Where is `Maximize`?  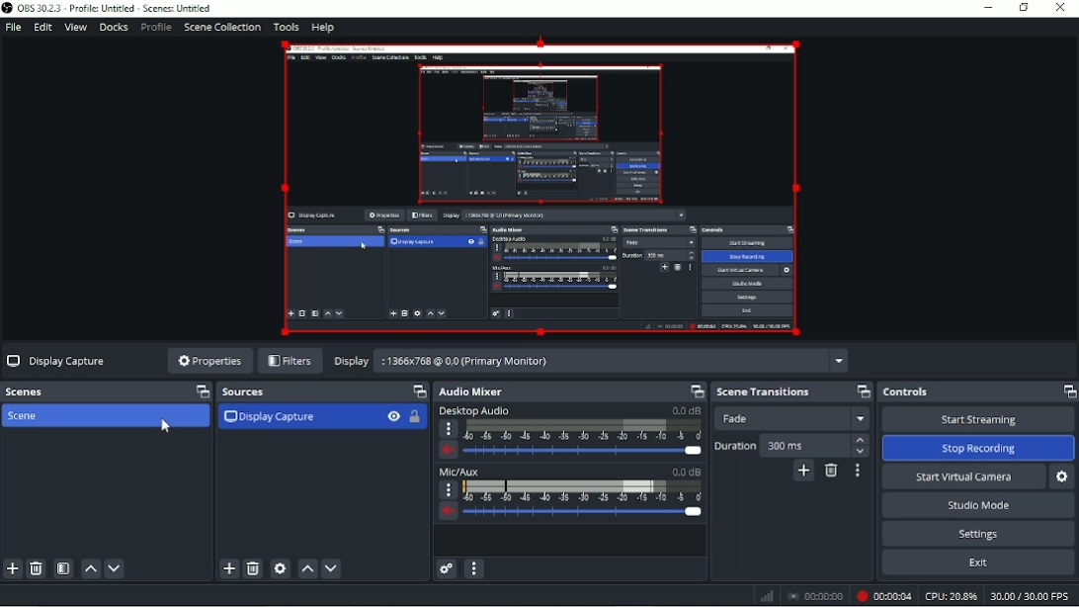
Maximize is located at coordinates (864, 390).